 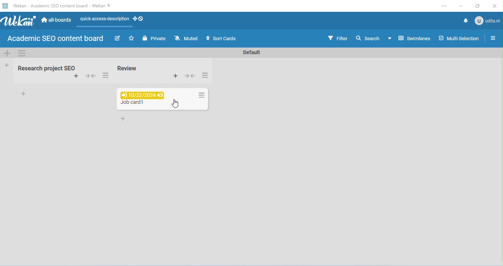 What do you see at coordinates (119, 39) in the screenshot?
I see `edit` at bounding box center [119, 39].